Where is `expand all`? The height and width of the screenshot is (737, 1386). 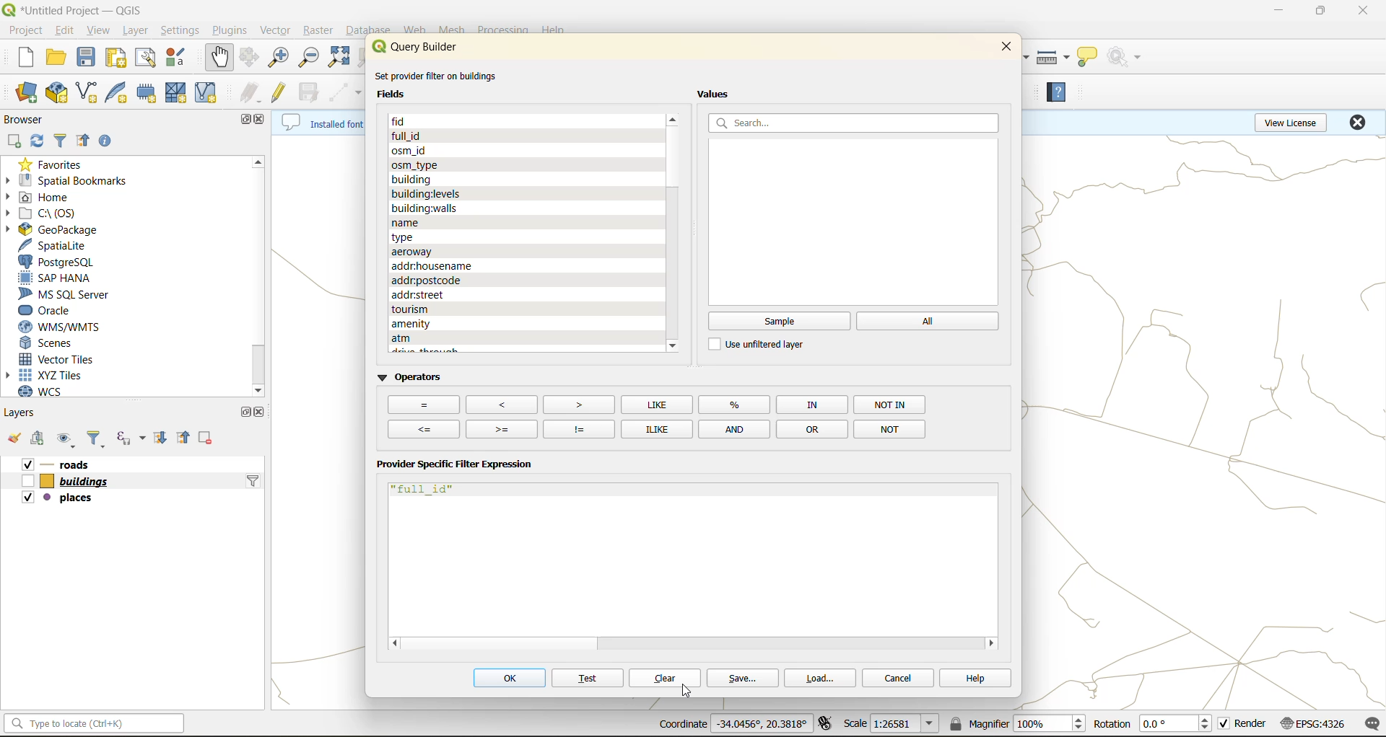
expand all is located at coordinates (162, 437).